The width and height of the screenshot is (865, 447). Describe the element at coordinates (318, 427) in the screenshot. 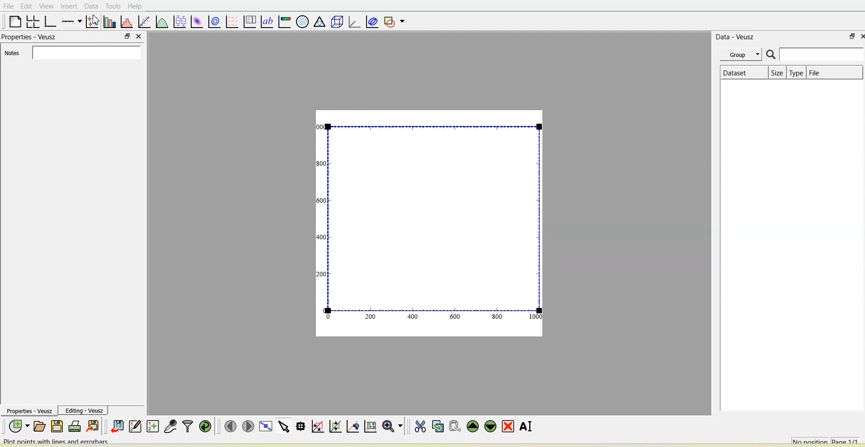

I see `Click or draw a rectangle to zoom graph axes` at that location.